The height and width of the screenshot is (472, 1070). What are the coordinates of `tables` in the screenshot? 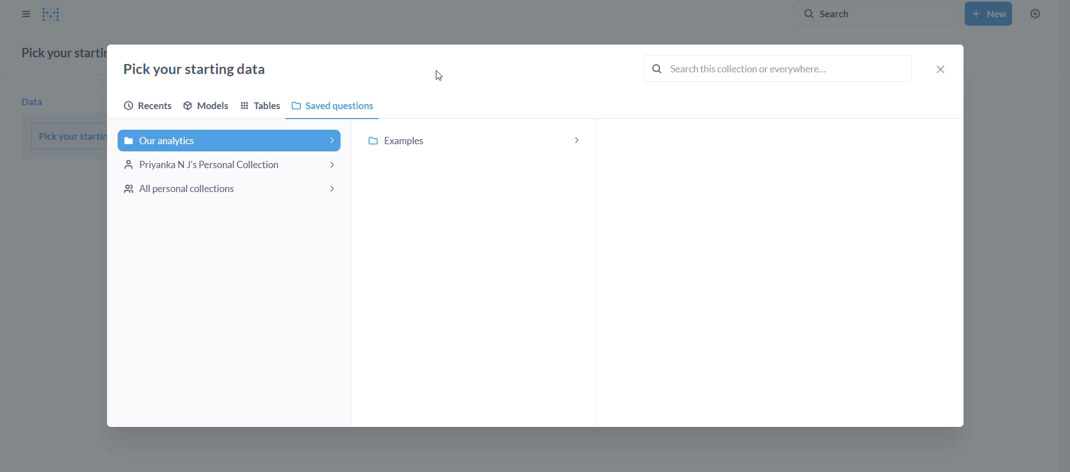 It's located at (262, 107).